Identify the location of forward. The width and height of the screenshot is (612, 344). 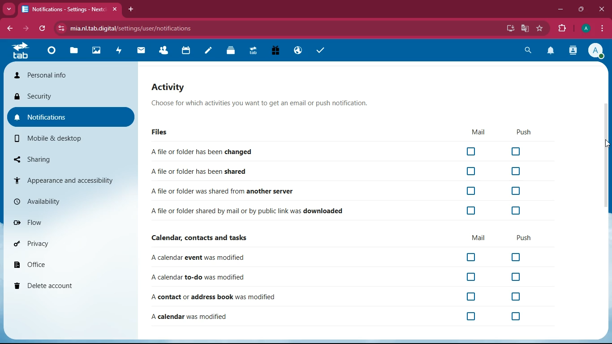
(26, 28).